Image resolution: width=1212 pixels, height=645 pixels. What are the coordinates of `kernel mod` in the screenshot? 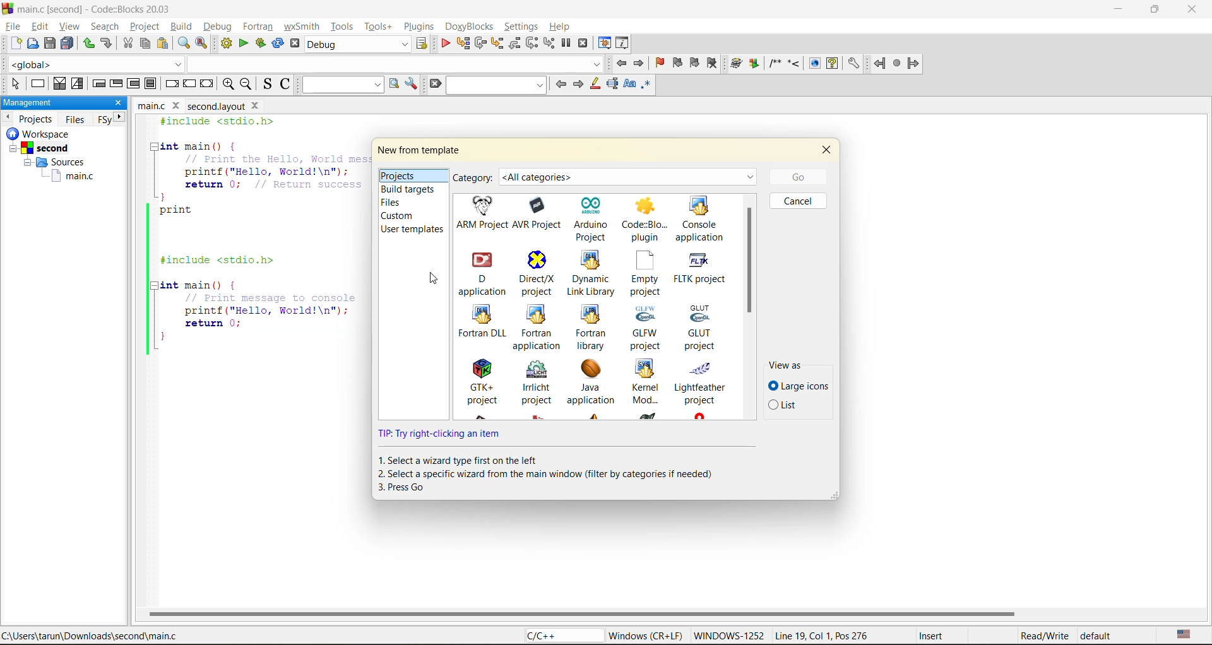 It's located at (650, 382).